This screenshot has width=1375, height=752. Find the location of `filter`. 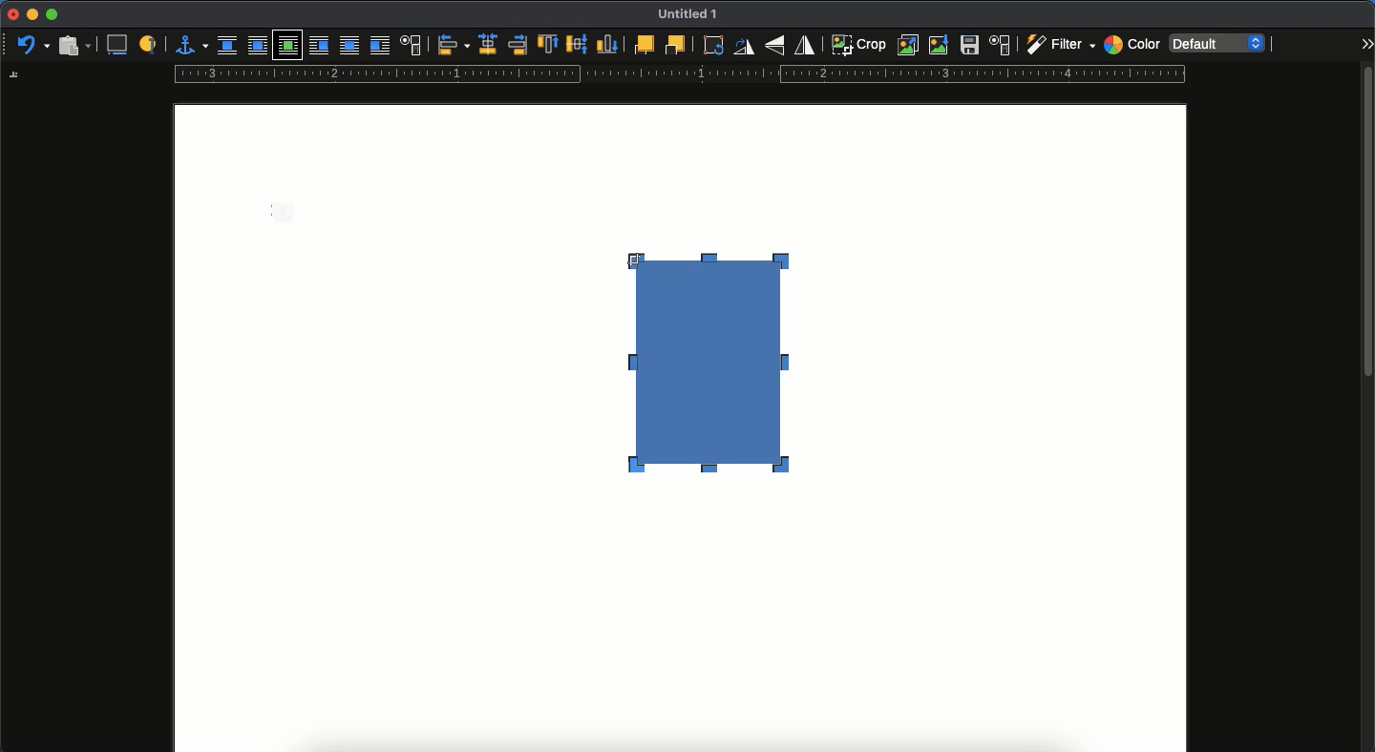

filter is located at coordinates (1059, 45).